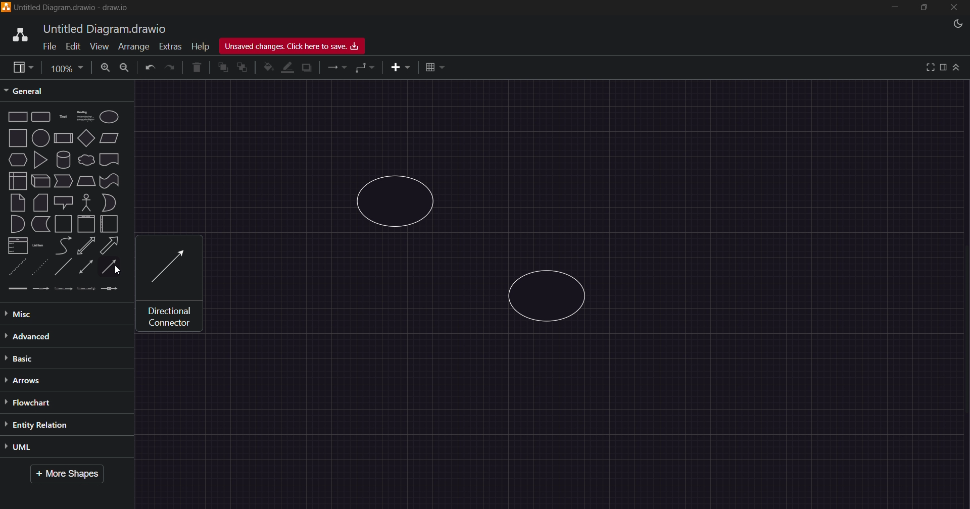 The height and width of the screenshot is (509, 970). Describe the element at coordinates (95, 46) in the screenshot. I see `View` at that location.